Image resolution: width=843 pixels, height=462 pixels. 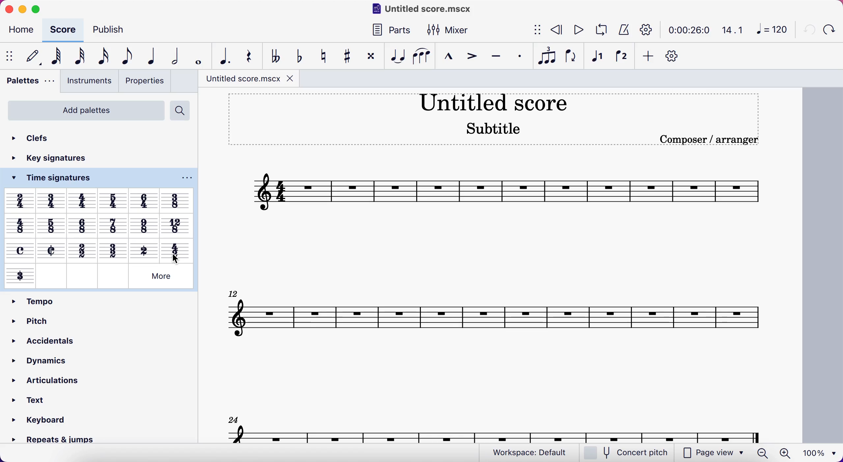 I want to click on toggle sharp, so click(x=346, y=55).